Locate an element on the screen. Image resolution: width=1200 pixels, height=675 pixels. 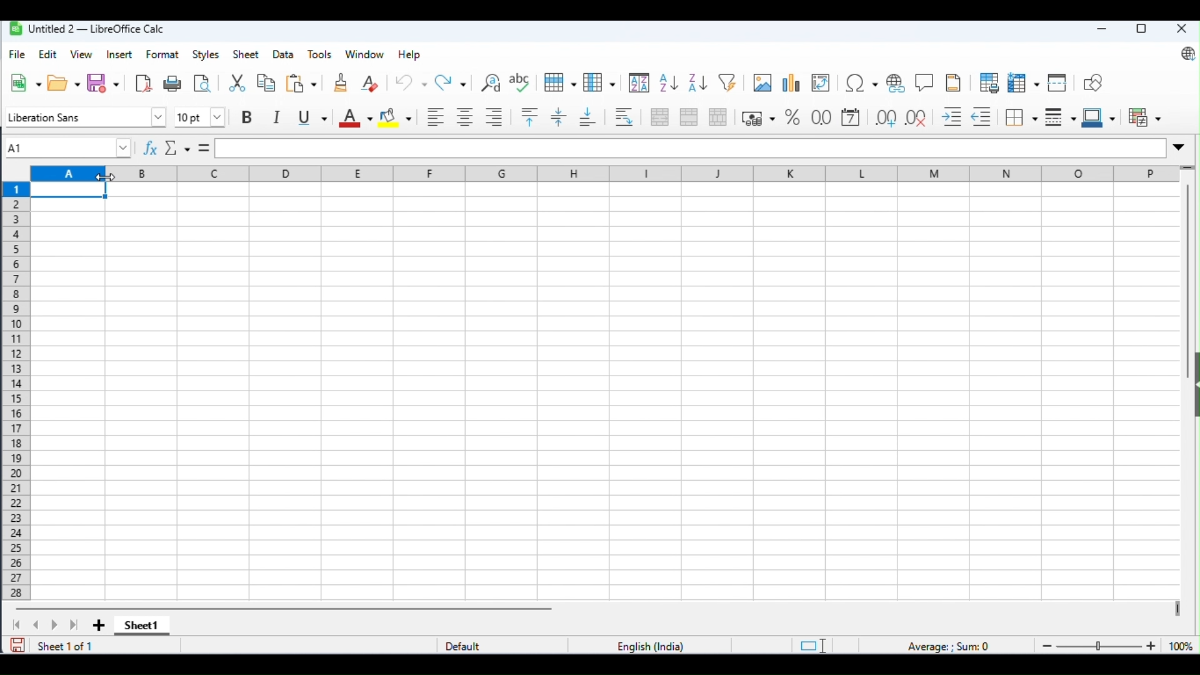
bold is located at coordinates (247, 117).